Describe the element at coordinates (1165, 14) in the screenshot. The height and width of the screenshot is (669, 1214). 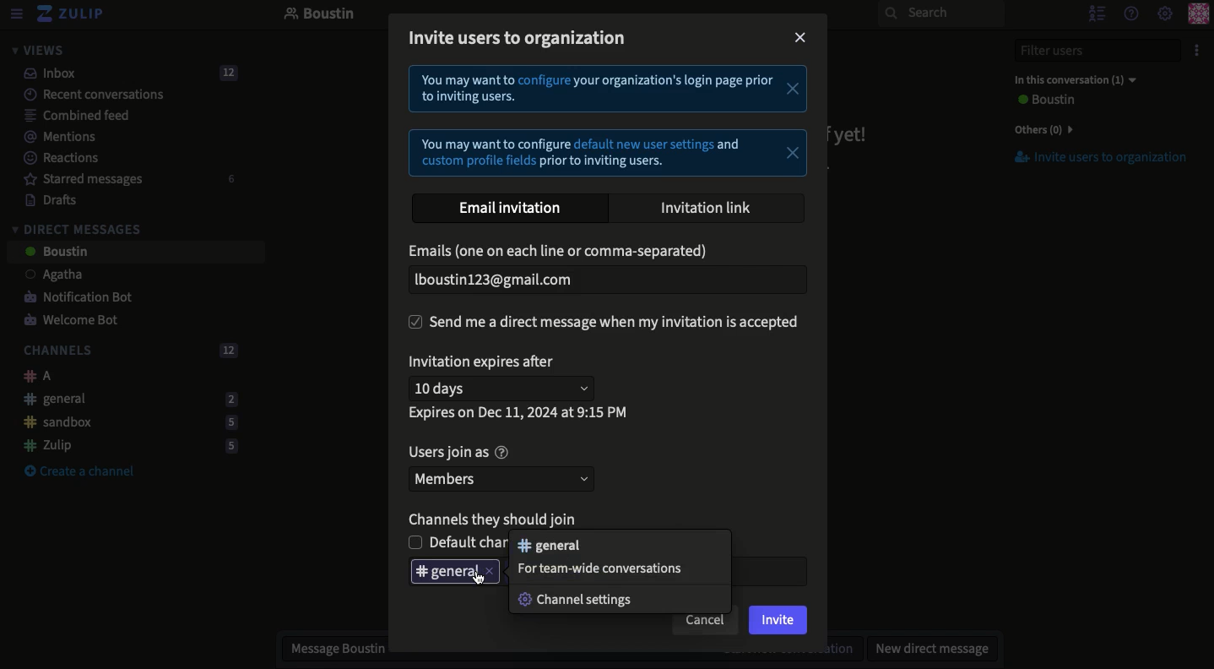
I see `Settings` at that location.